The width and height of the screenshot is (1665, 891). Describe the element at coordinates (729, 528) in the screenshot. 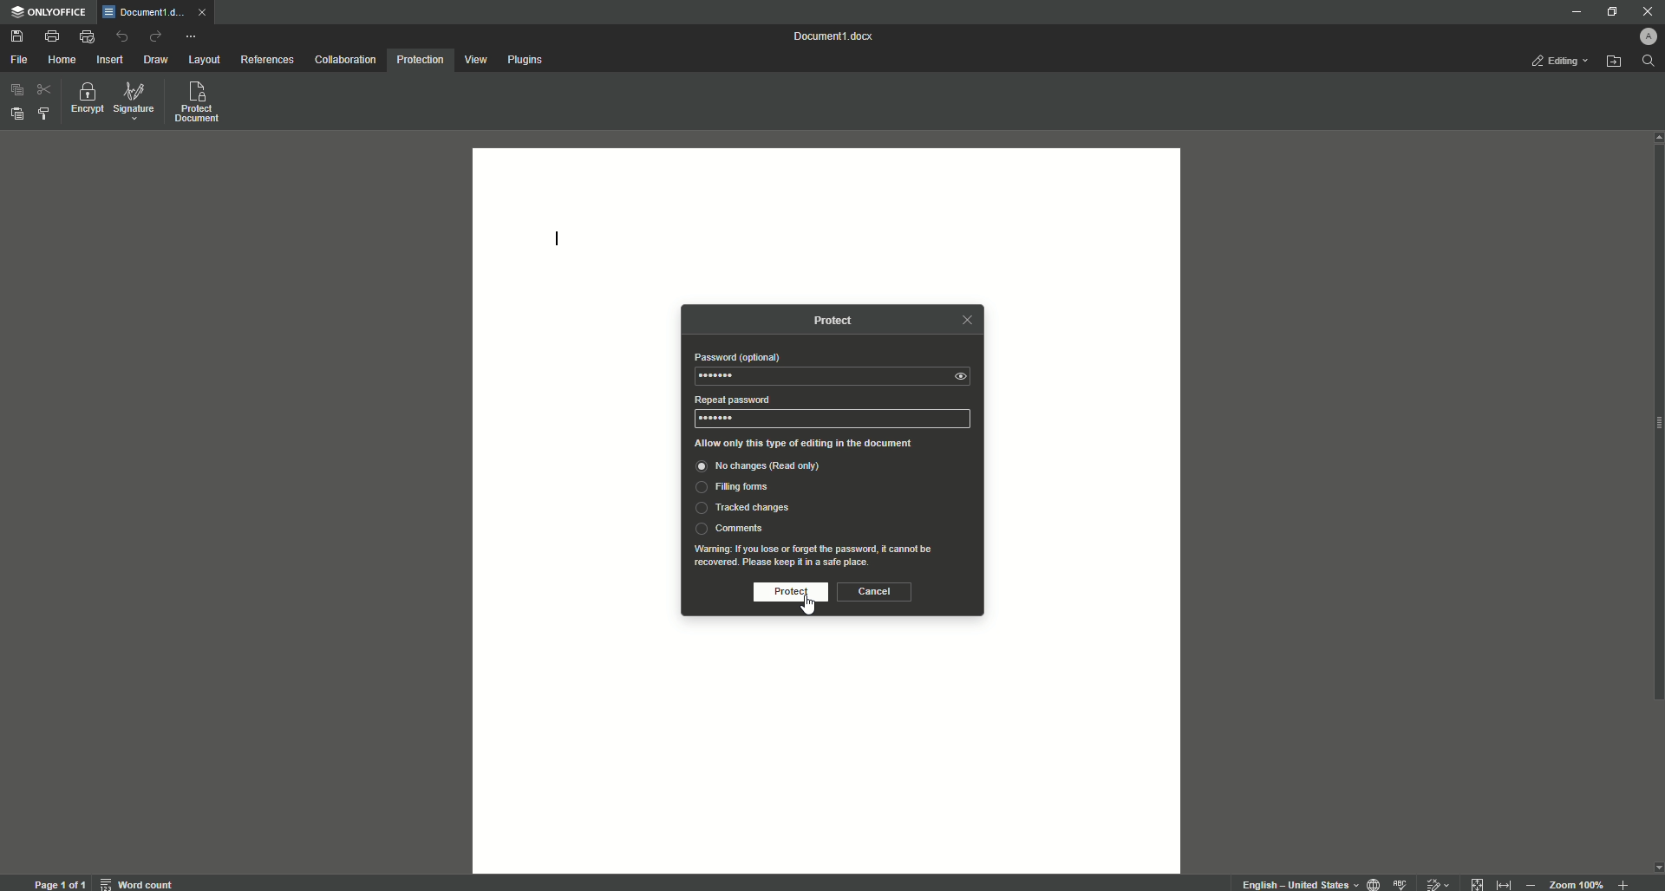

I see `Comments` at that location.